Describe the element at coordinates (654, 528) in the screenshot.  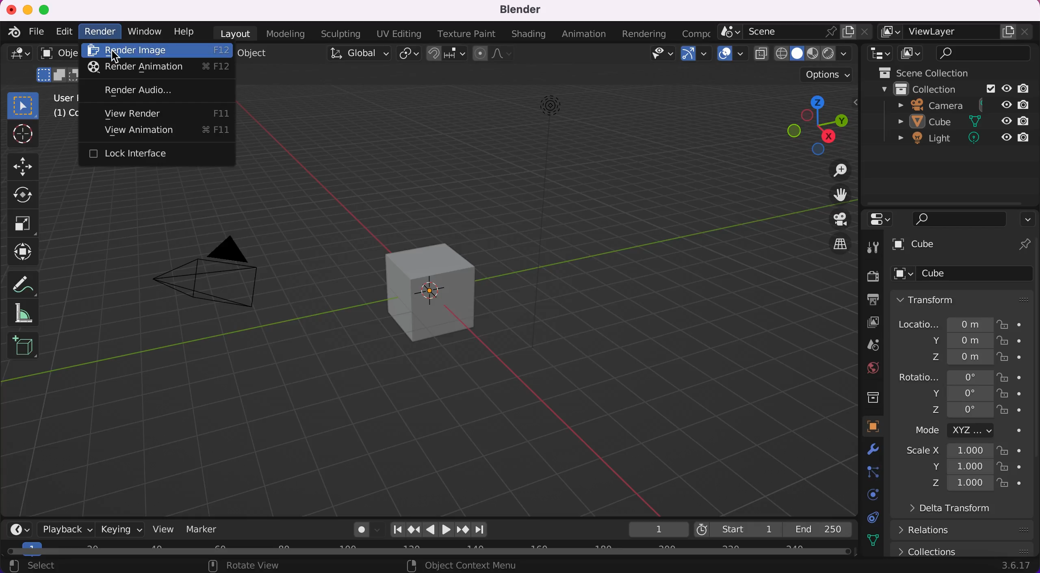
I see `1` at that location.